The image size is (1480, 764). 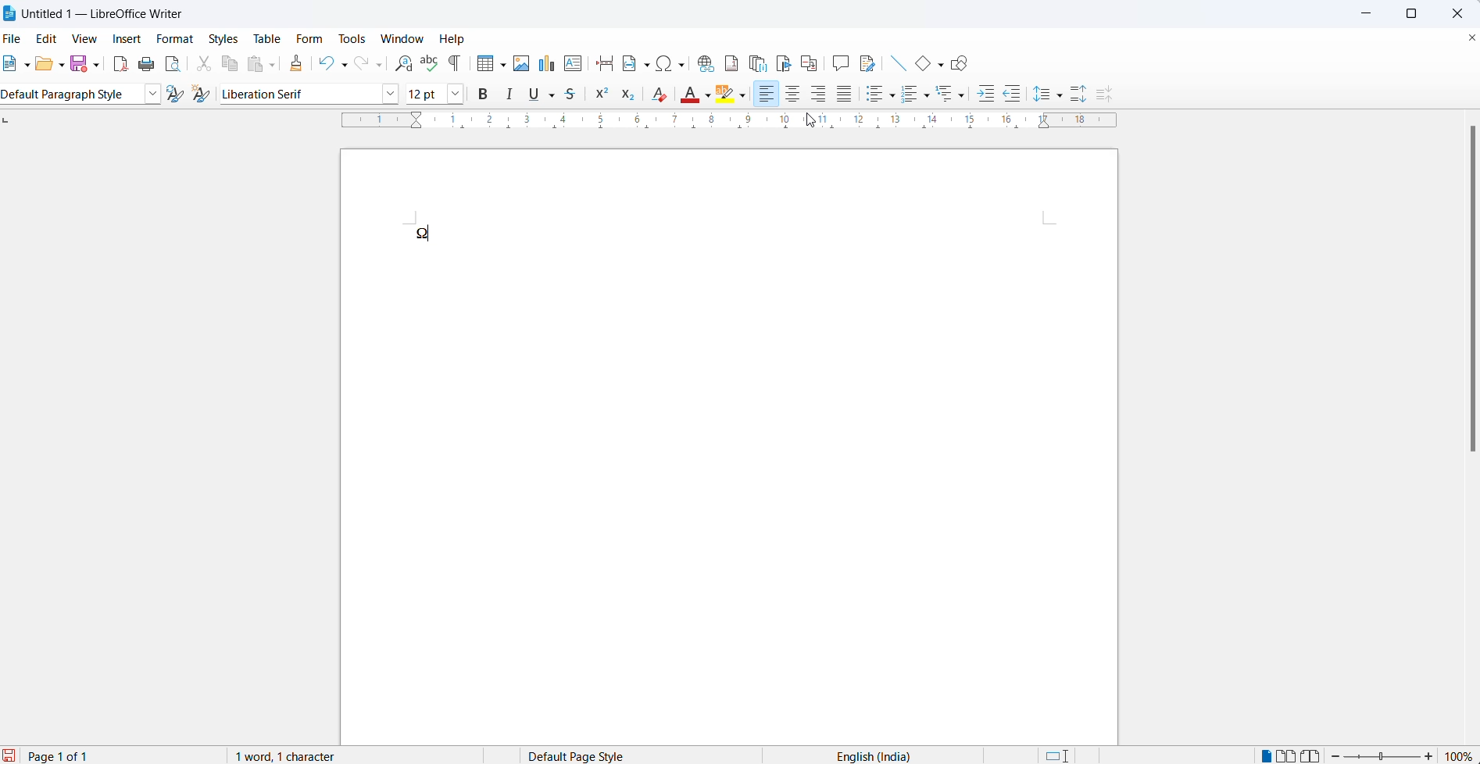 I want to click on cursor, so click(x=812, y=120).